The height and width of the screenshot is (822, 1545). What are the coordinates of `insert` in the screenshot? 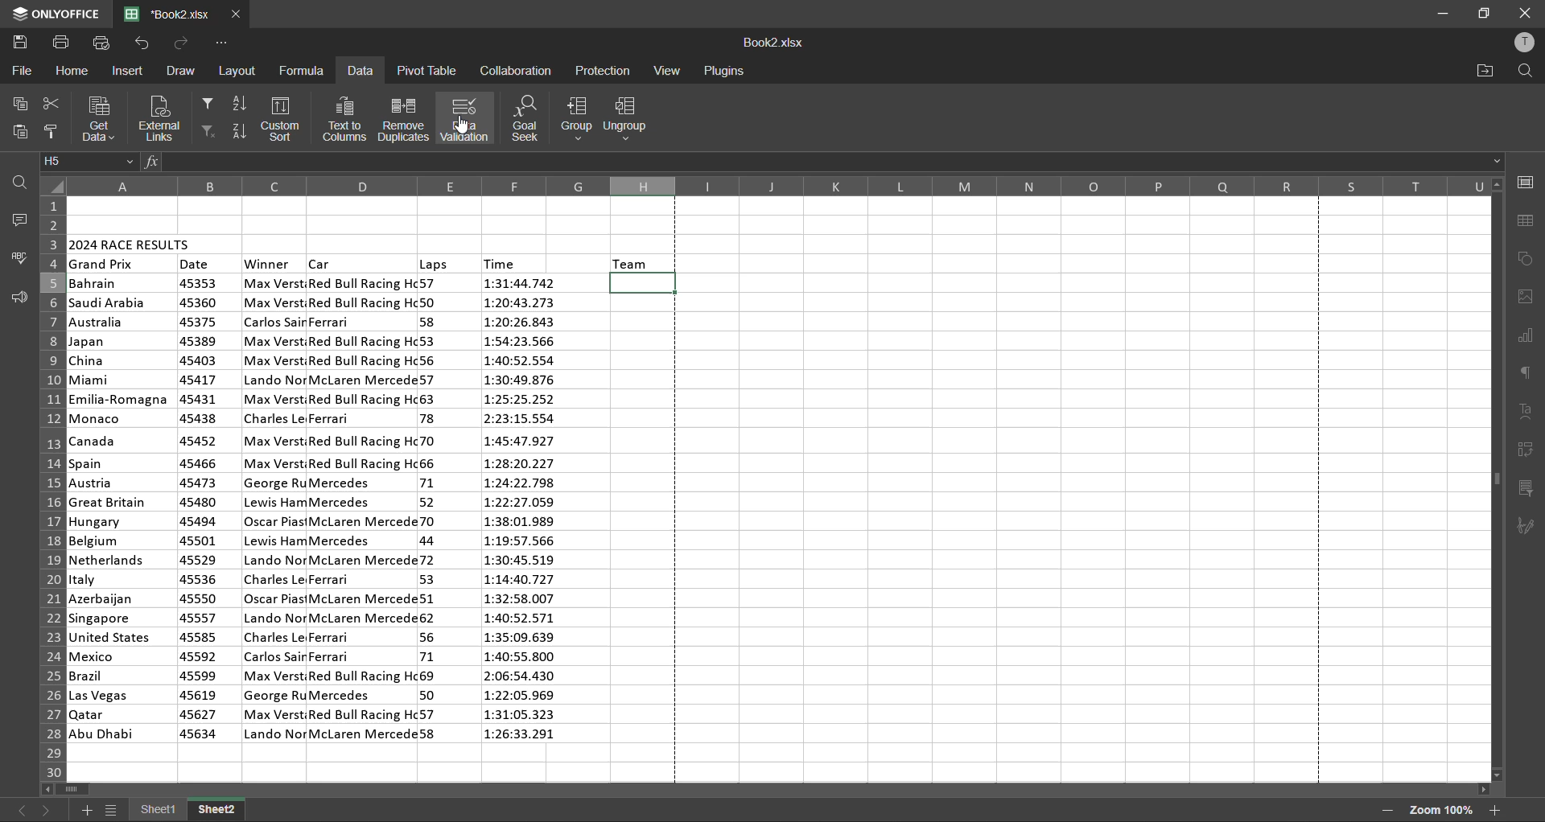 It's located at (130, 71).